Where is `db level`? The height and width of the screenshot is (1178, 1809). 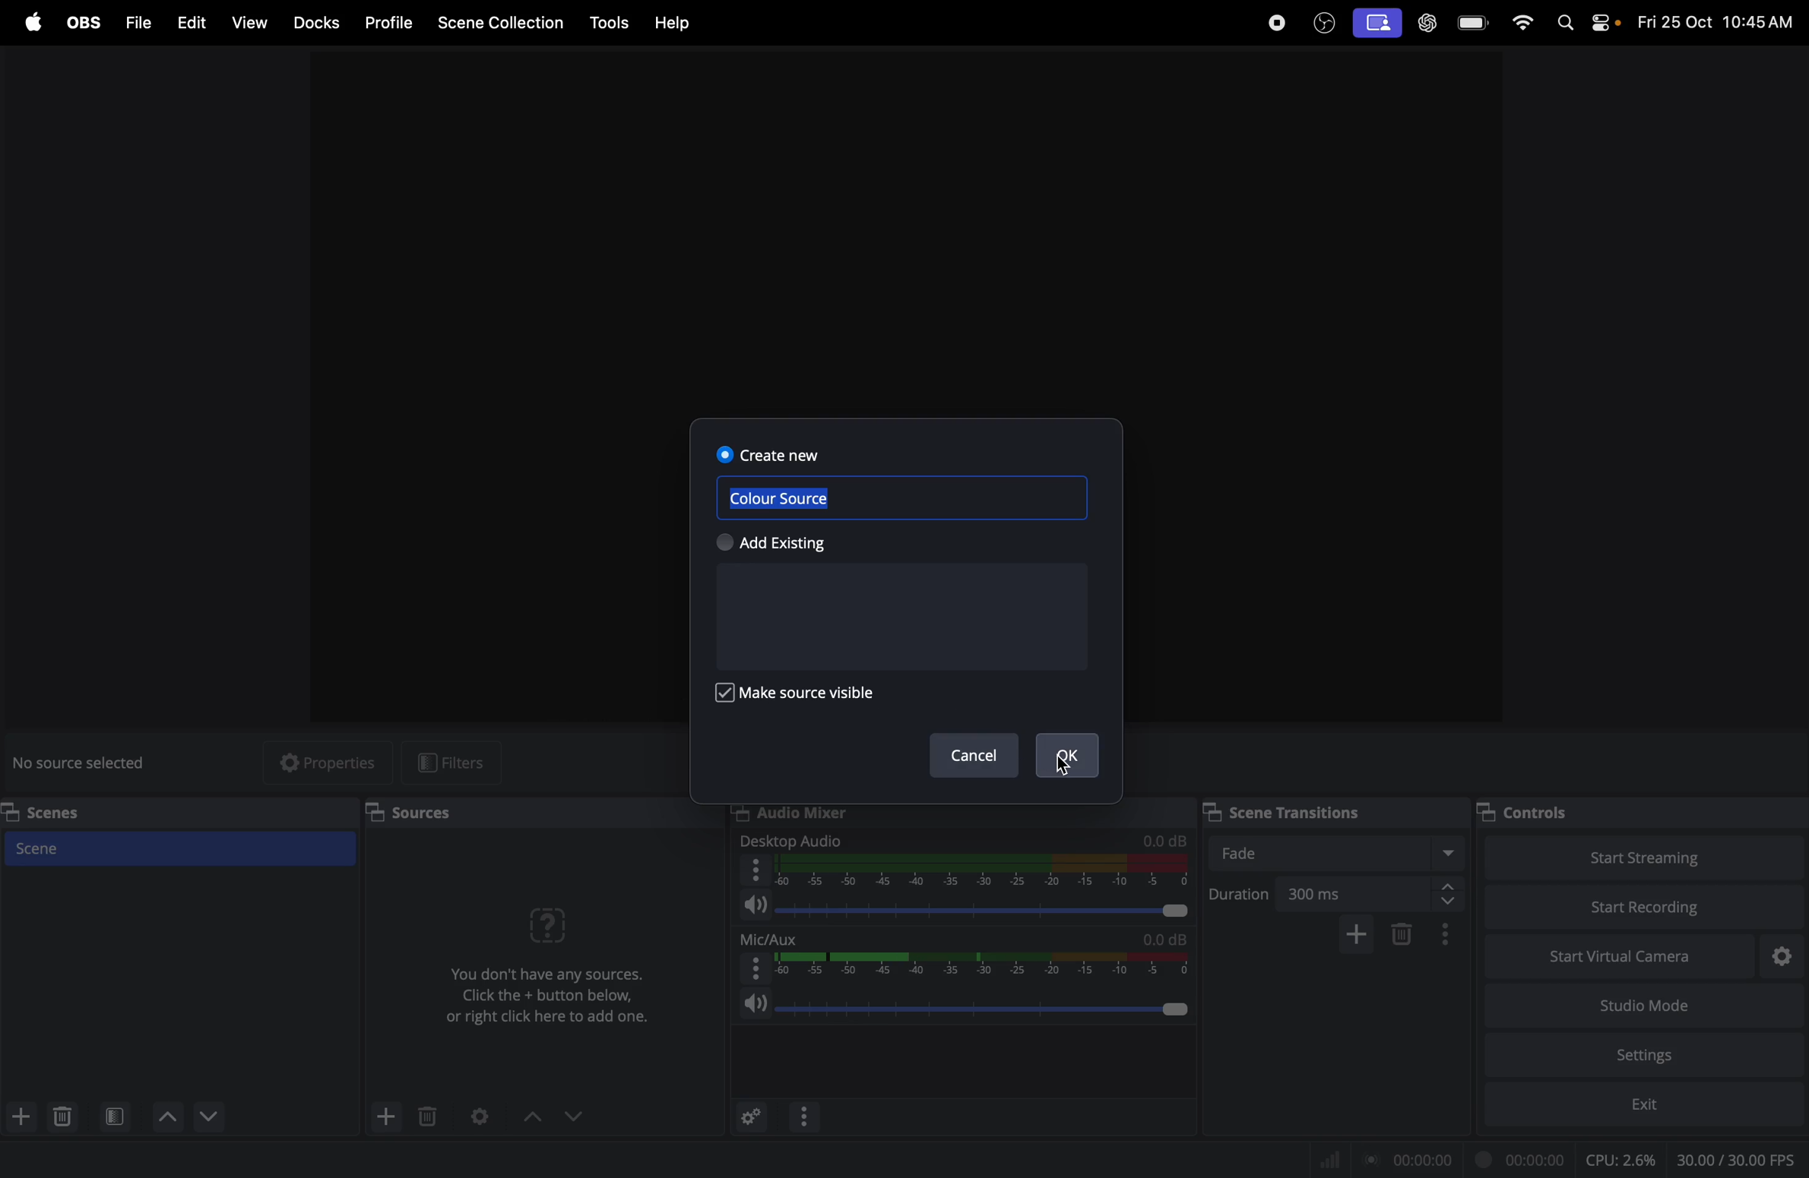 db level is located at coordinates (1161, 939).